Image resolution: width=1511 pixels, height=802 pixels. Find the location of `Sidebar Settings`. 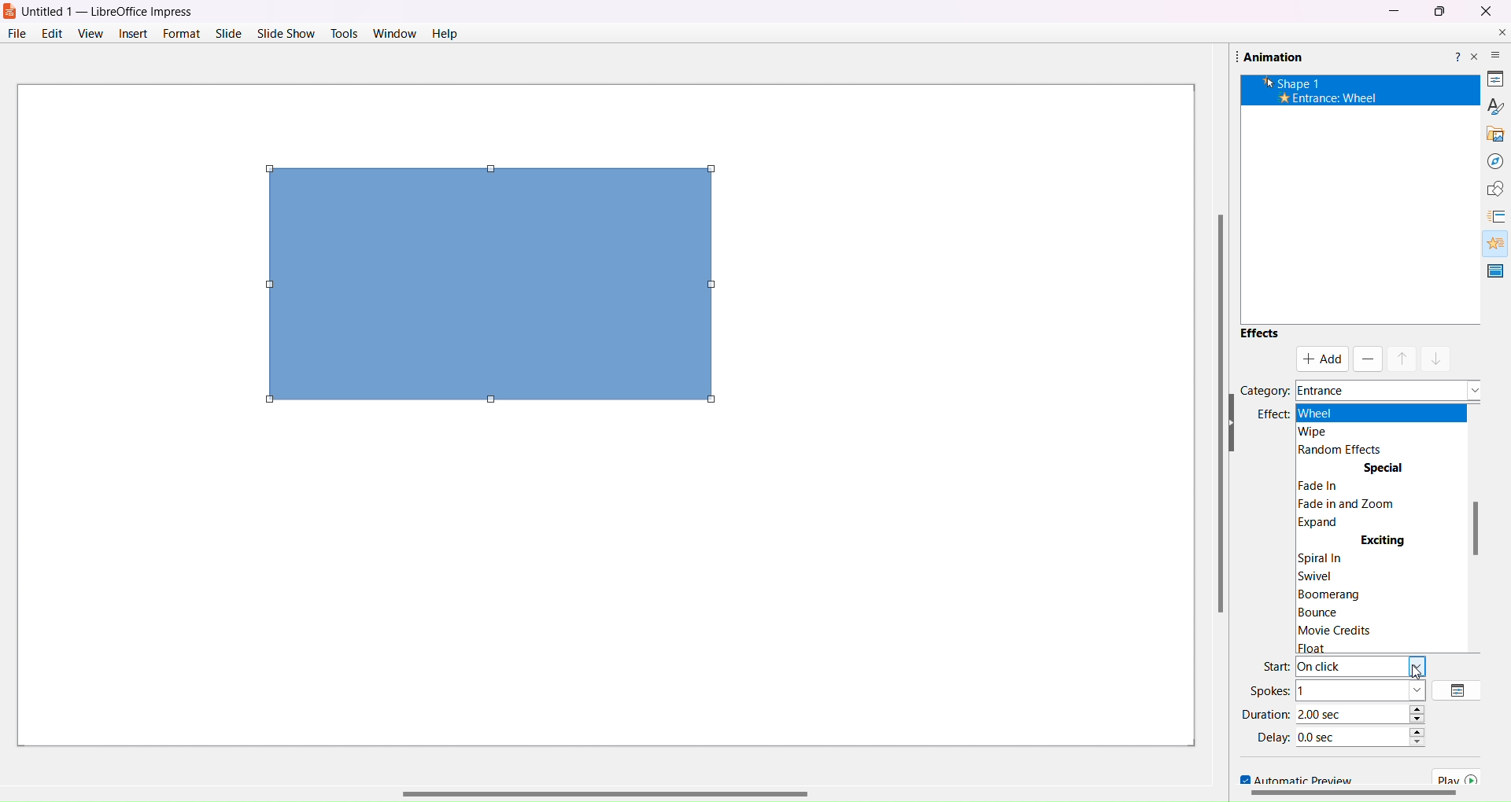

Sidebar Settings is located at coordinates (1487, 49).